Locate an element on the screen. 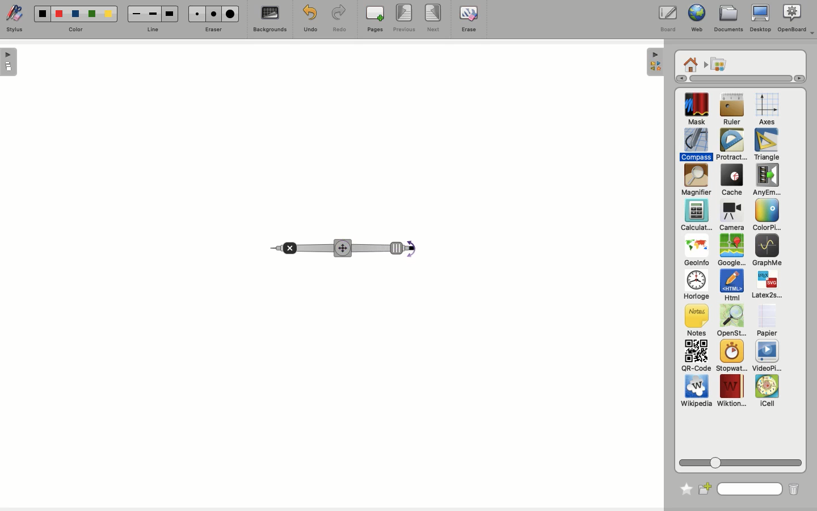 Image resolution: width=817 pixels, height=511 pixels. Web is located at coordinates (695, 19).